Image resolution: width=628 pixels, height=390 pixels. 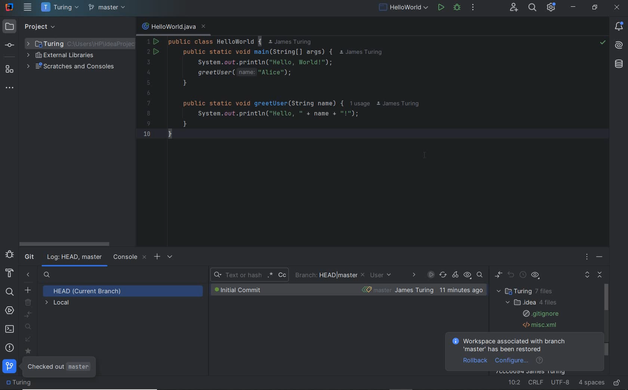 What do you see at coordinates (595, 7) in the screenshot?
I see `restore down` at bounding box center [595, 7].